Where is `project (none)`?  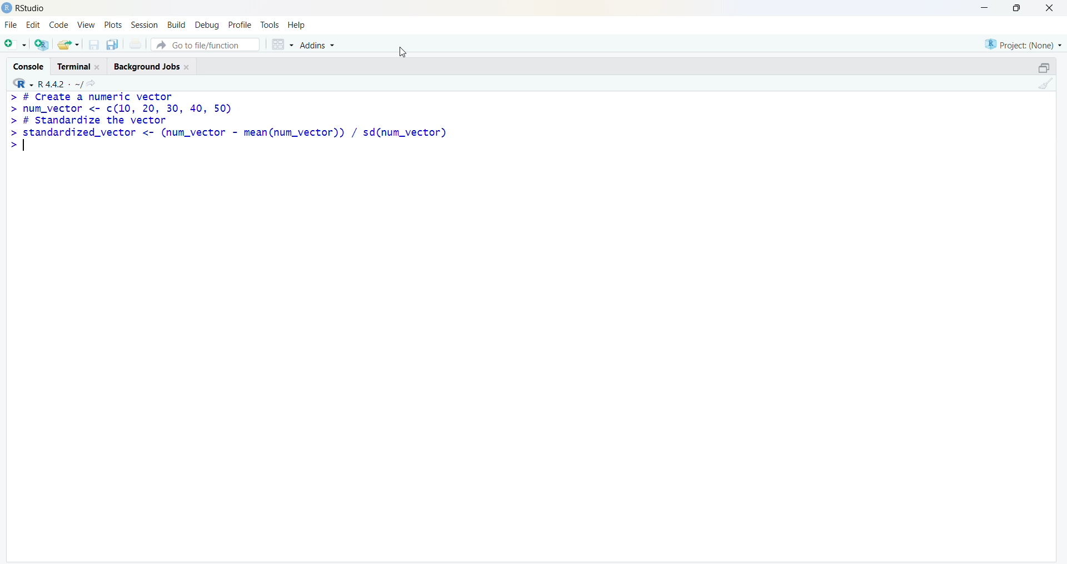
project (none) is located at coordinates (1023, 45).